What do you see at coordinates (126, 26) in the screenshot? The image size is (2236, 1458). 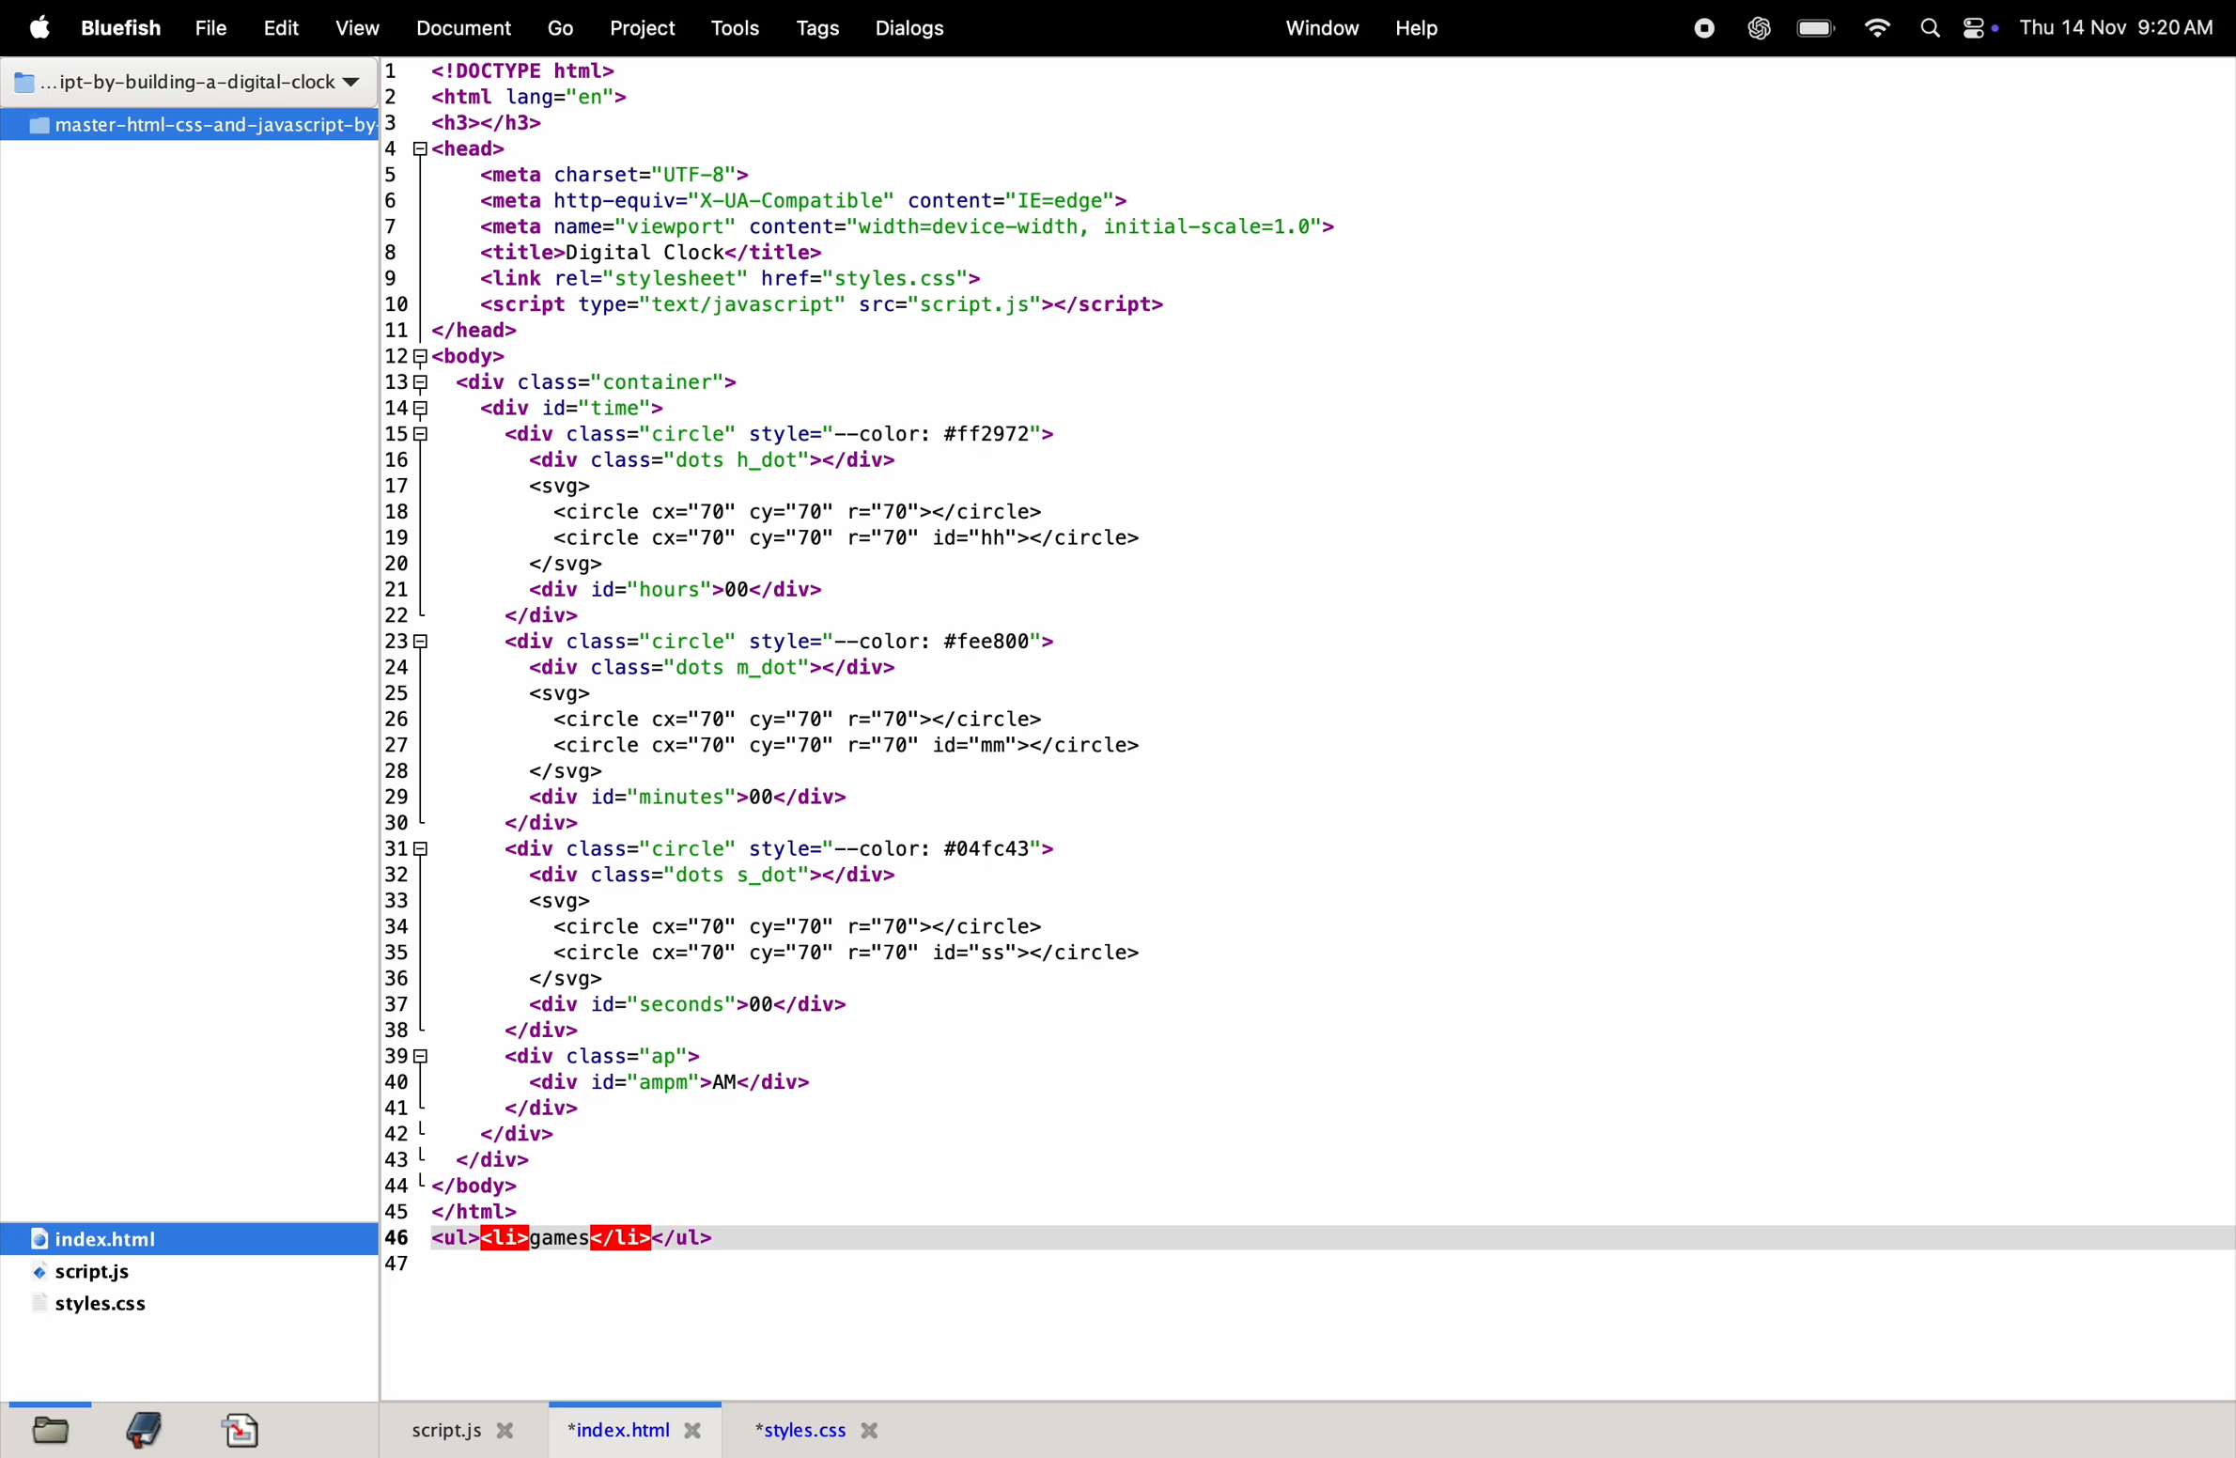 I see `BLuefish` at bounding box center [126, 26].